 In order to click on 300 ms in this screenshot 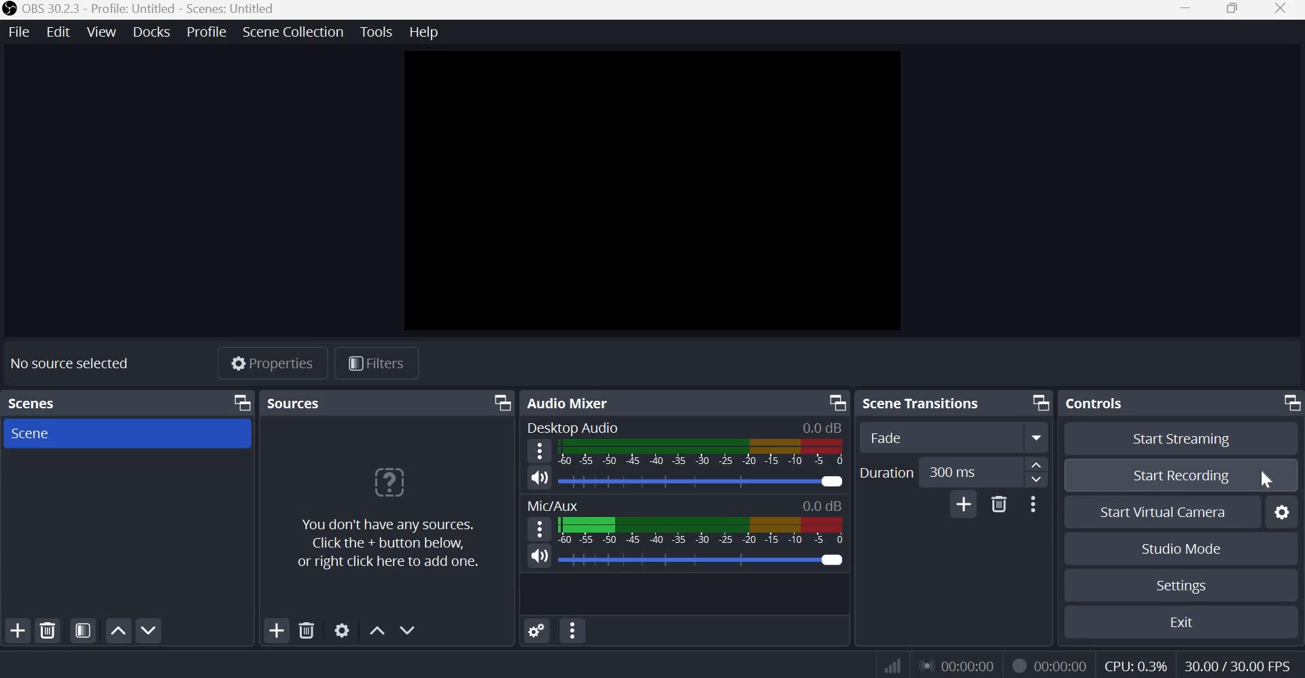, I will do `click(971, 472)`.